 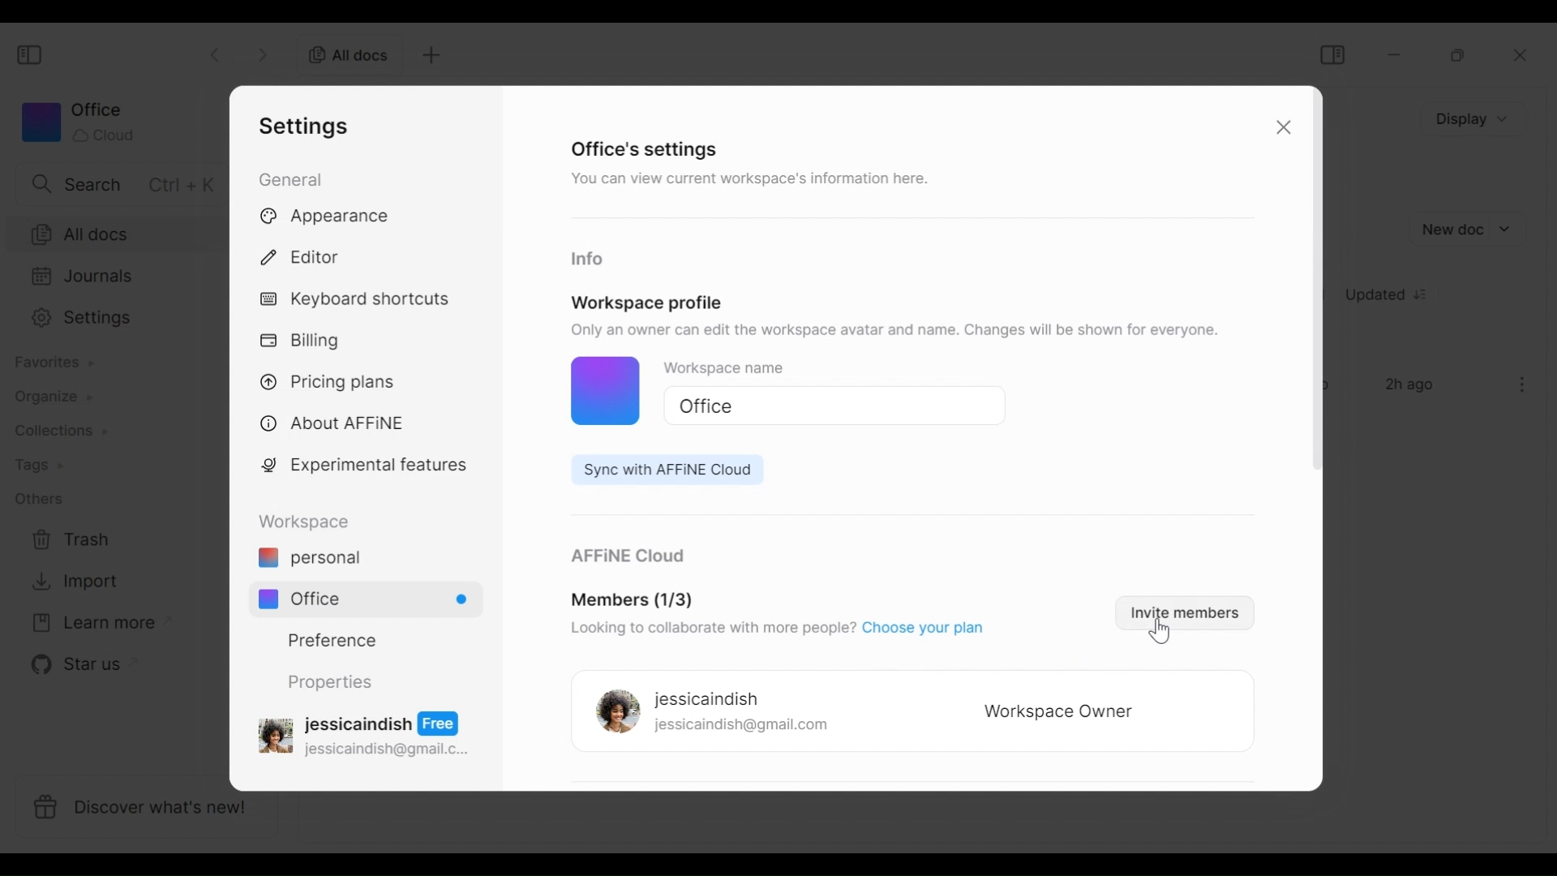 I want to click on Profile, so click(x=613, y=713).